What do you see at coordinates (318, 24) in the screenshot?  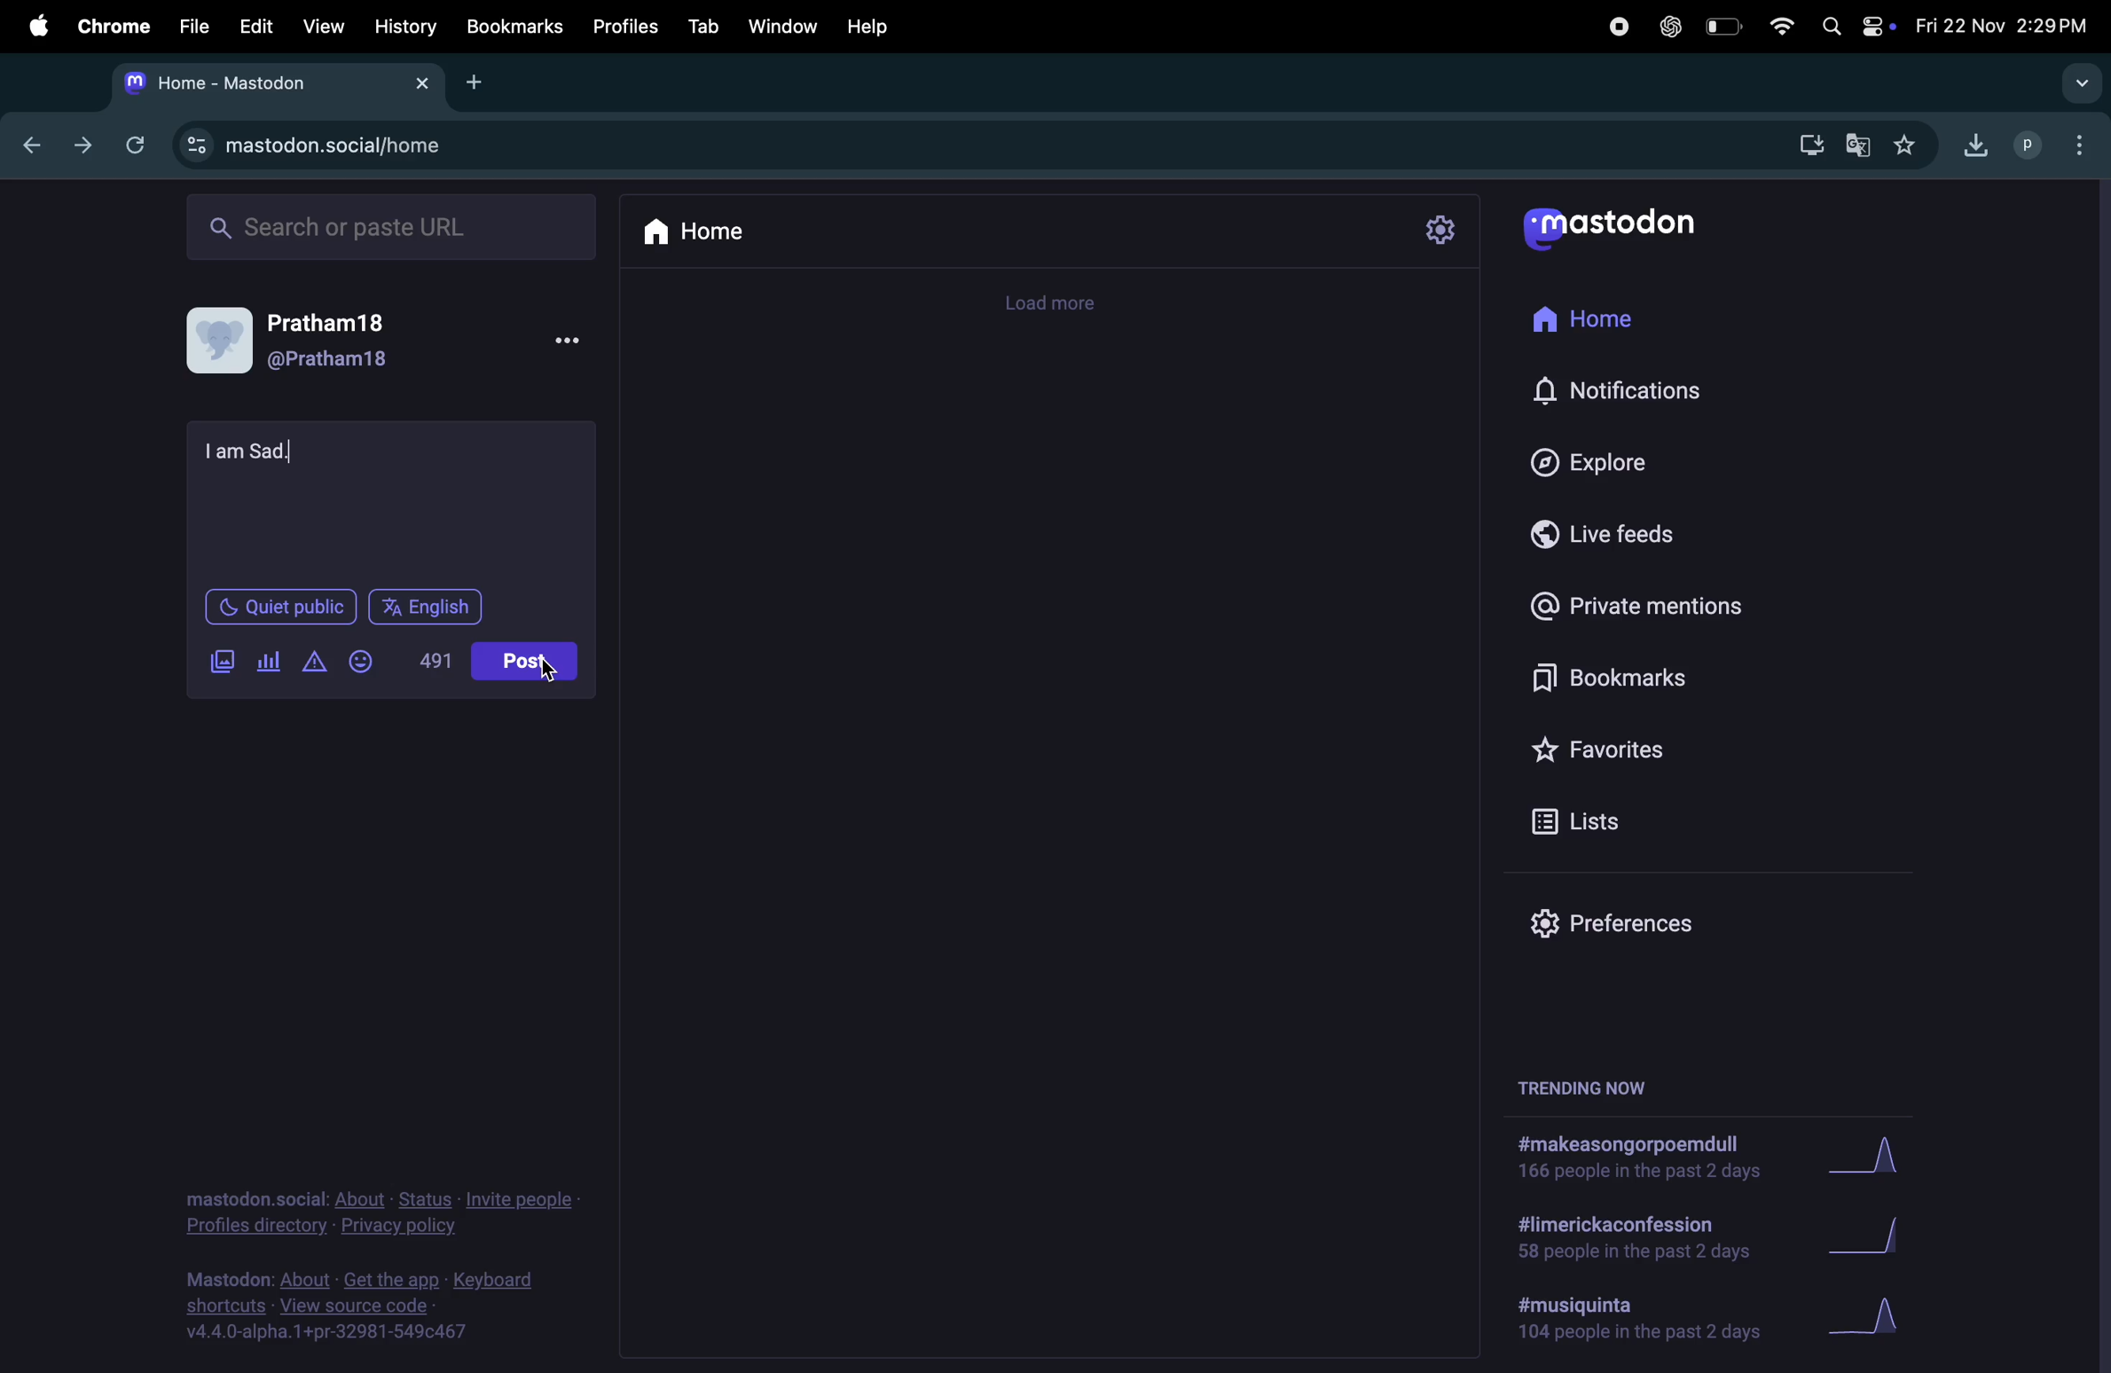 I see `view` at bounding box center [318, 24].